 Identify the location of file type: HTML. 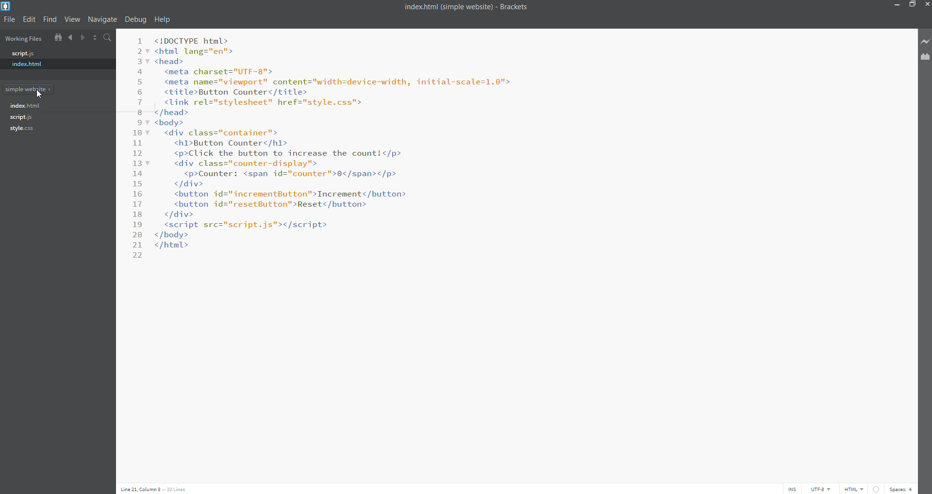
(854, 489).